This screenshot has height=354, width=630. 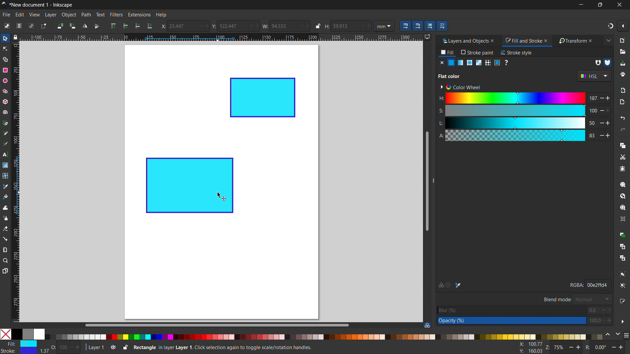 What do you see at coordinates (5, 133) in the screenshot?
I see `pencil tool` at bounding box center [5, 133].